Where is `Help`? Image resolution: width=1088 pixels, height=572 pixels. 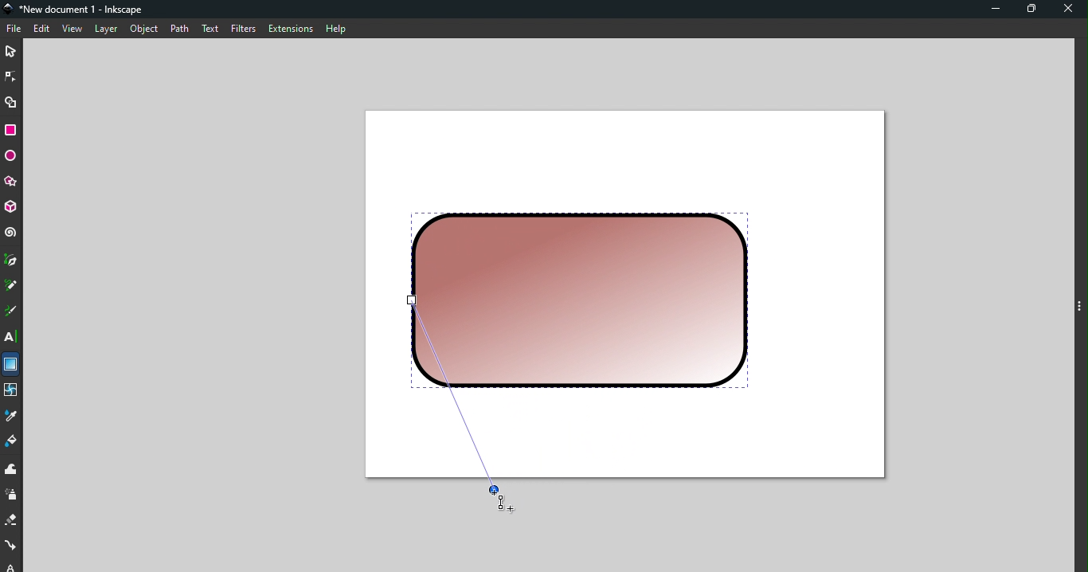
Help is located at coordinates (335, 26).